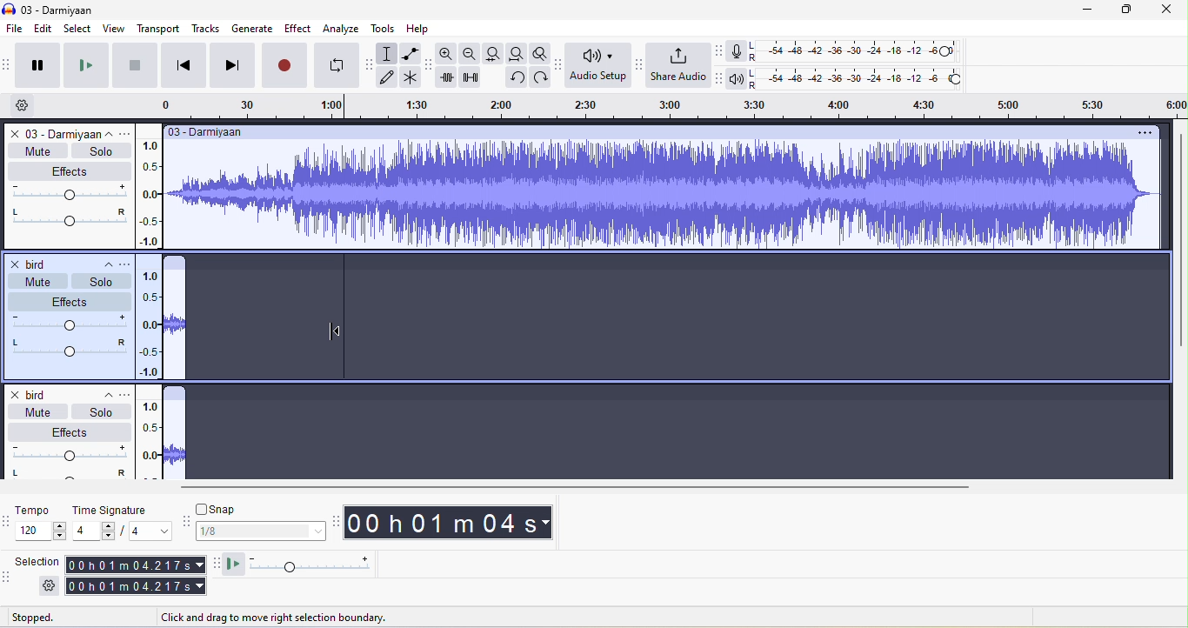 This screenshot has height=628, width=1188. I want to click on effect, so click(70, 301).